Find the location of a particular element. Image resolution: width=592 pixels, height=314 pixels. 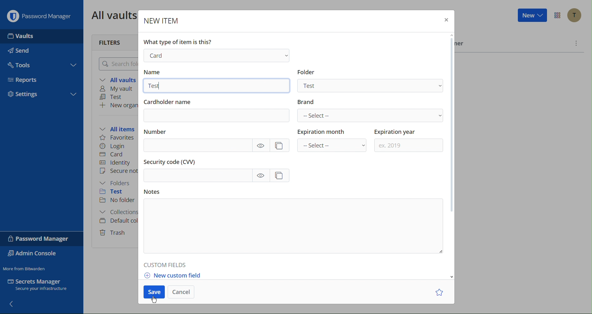

New custom field is located at coordinates (178, 276).